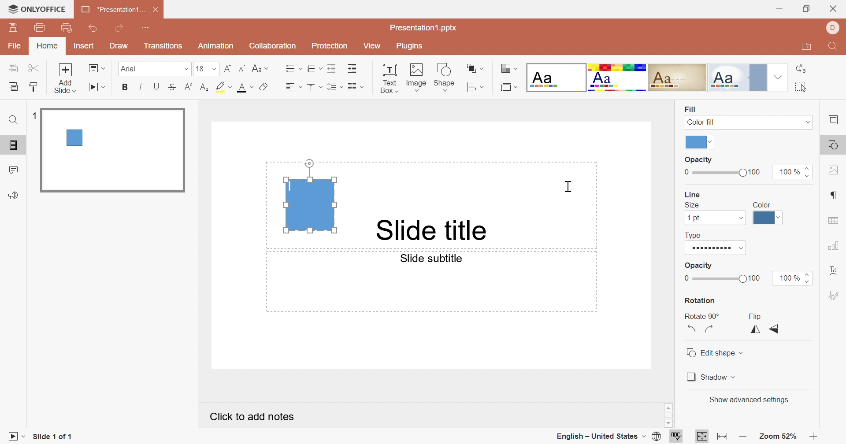 The height and width of the screenshot is (444, 846). What do you see at coordinates (698, 161) in the screenshot?
I see `Opacity` at bounding box center [698, 161].